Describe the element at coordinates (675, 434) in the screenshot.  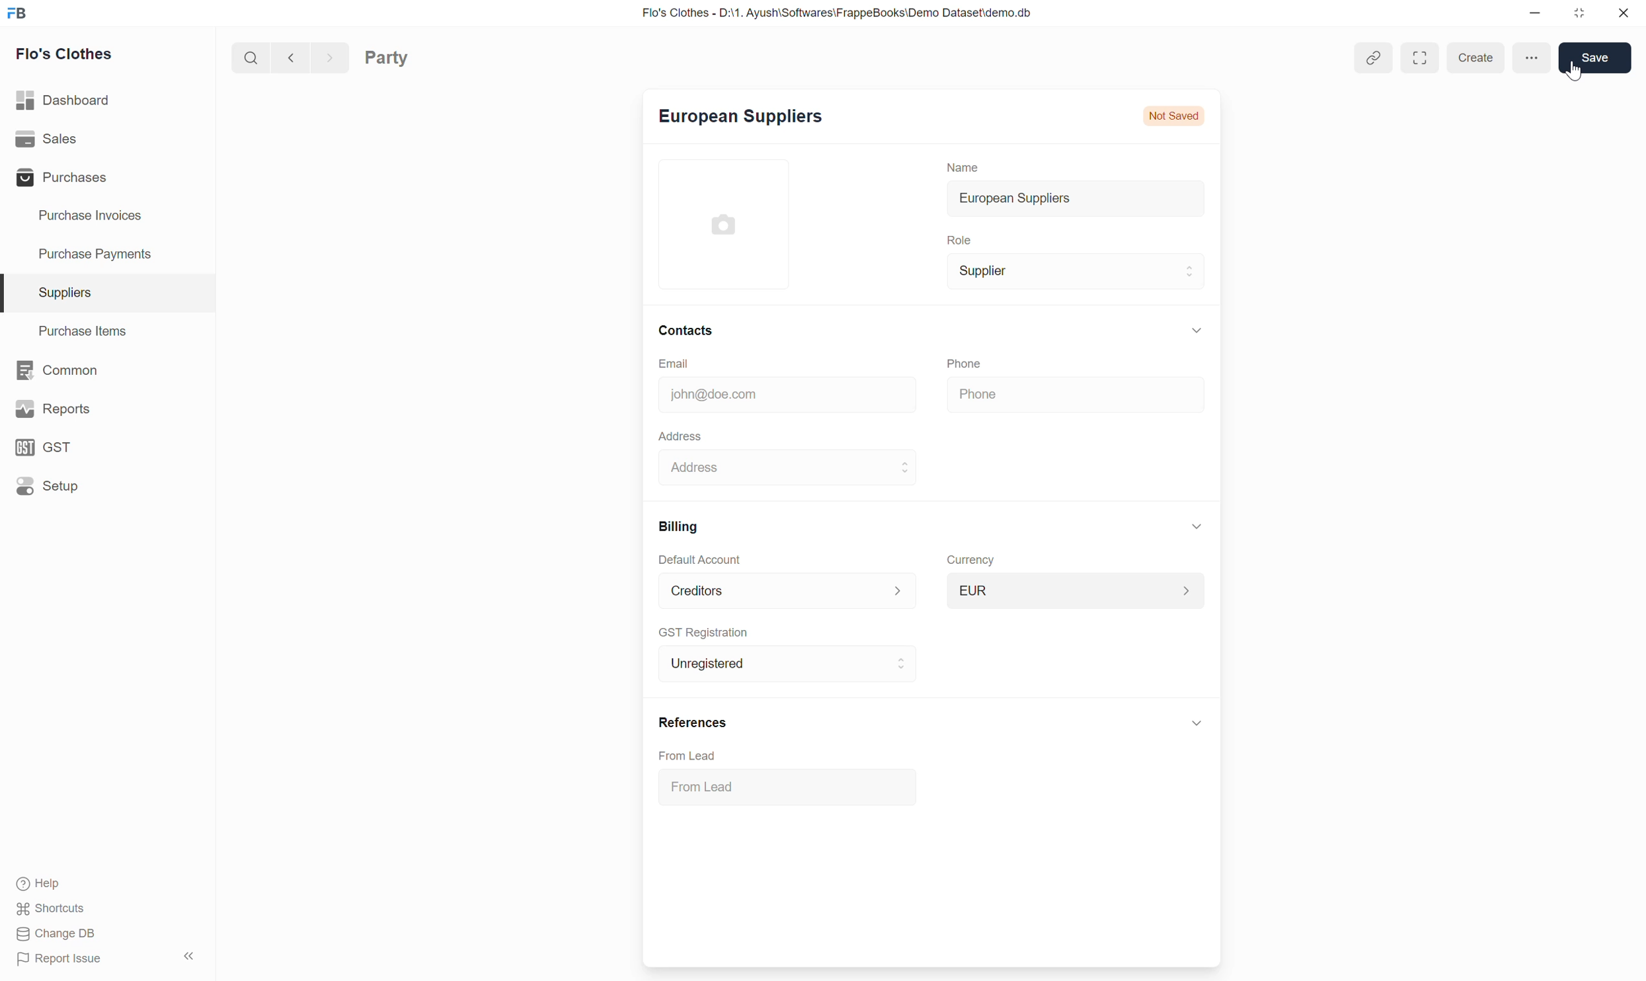
I see `Address` at that location.